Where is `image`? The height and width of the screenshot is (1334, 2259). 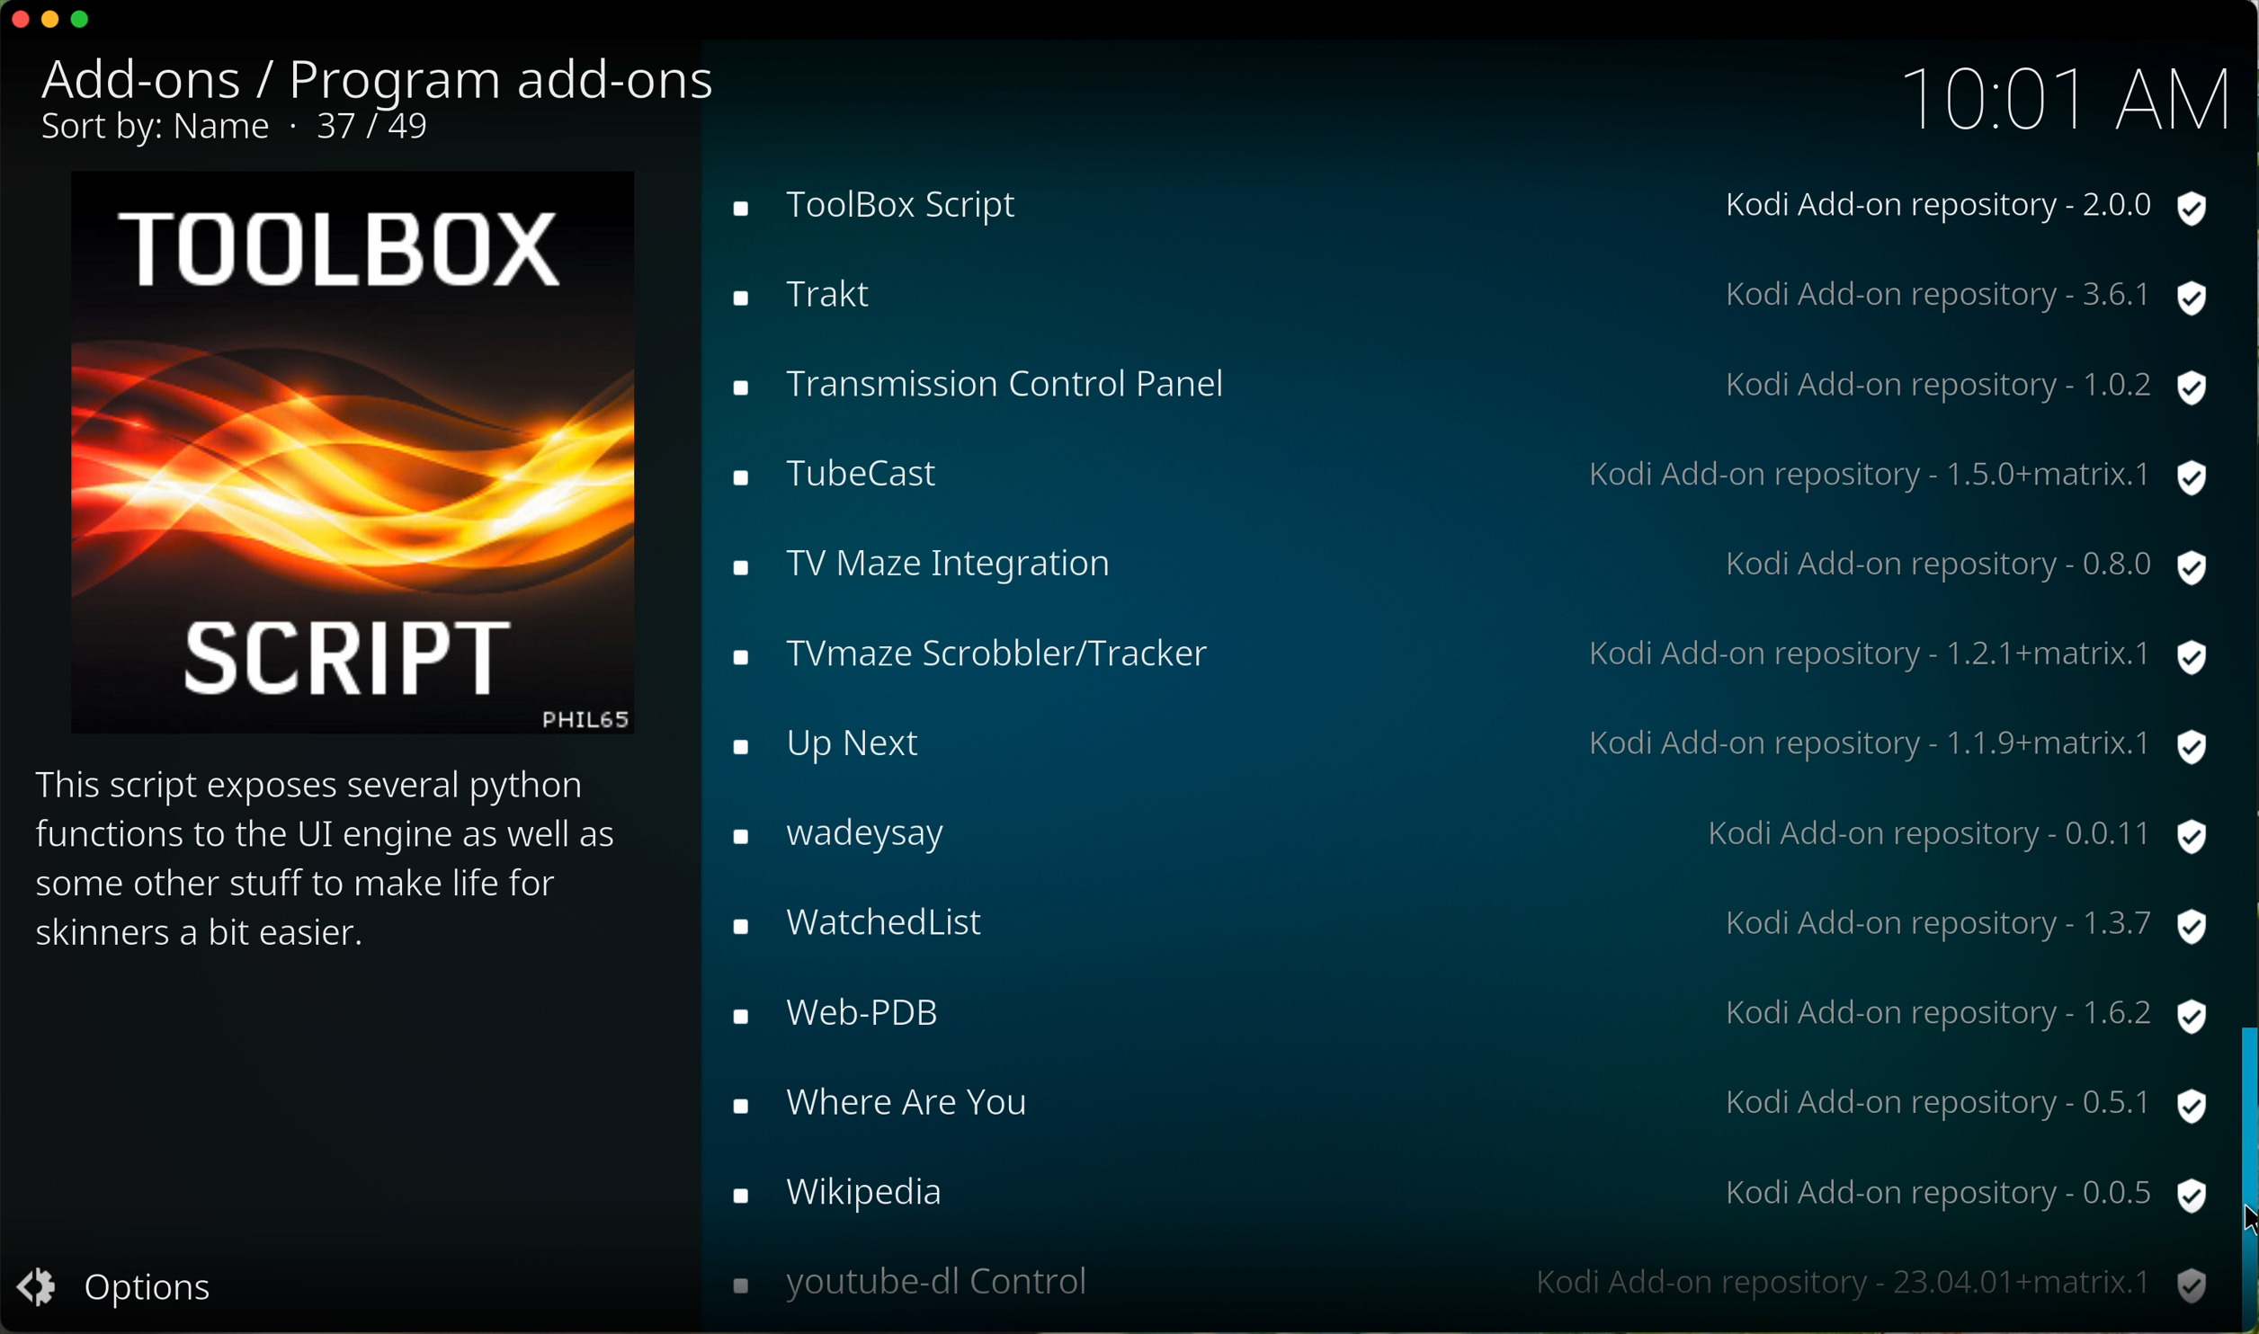 image is located at coordinates (347, 463).